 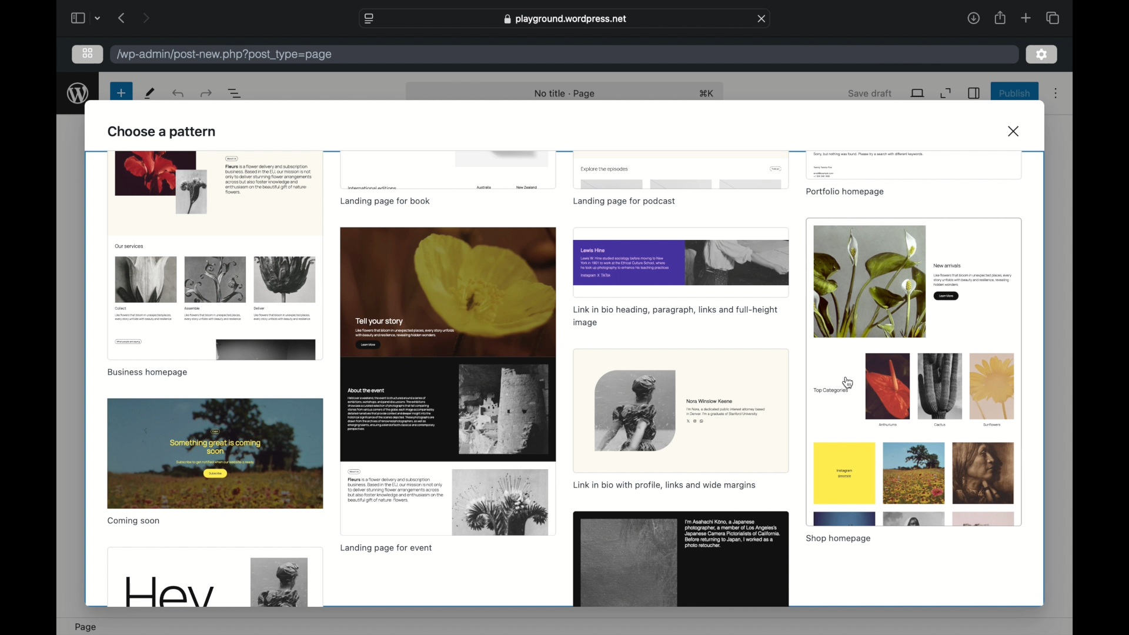 What do you see at coordinates (1042, 55) in the screenshot?
I see `settings` at bounding box center [1042, 55].